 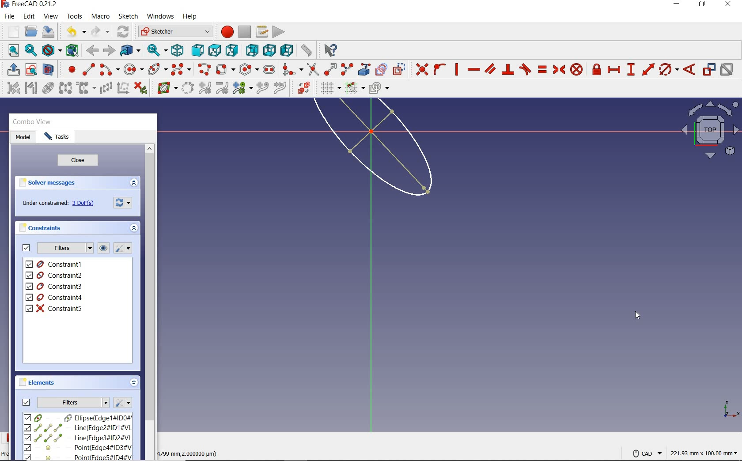 I want to click on create polyline, so click(x=204, y=69).